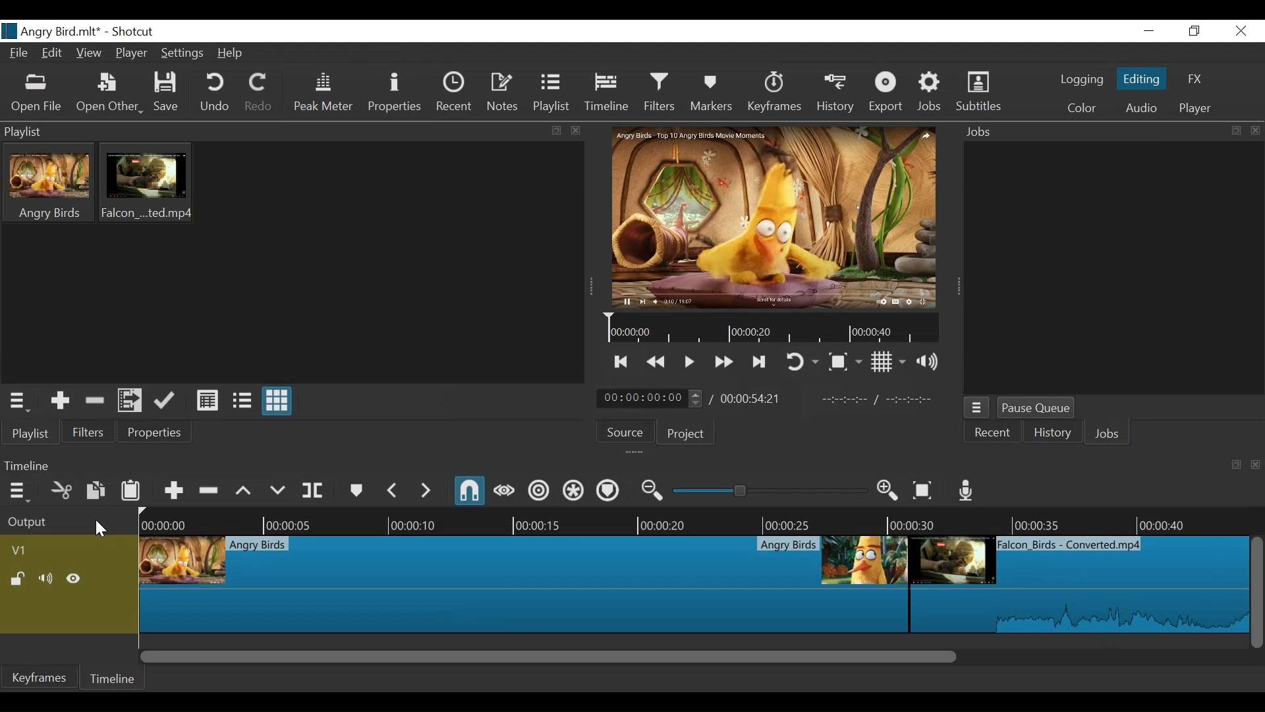  What do you see at coordinates (426, 491) in the screenshot?
I see `Next Marker` at bounding box center [426, 491].